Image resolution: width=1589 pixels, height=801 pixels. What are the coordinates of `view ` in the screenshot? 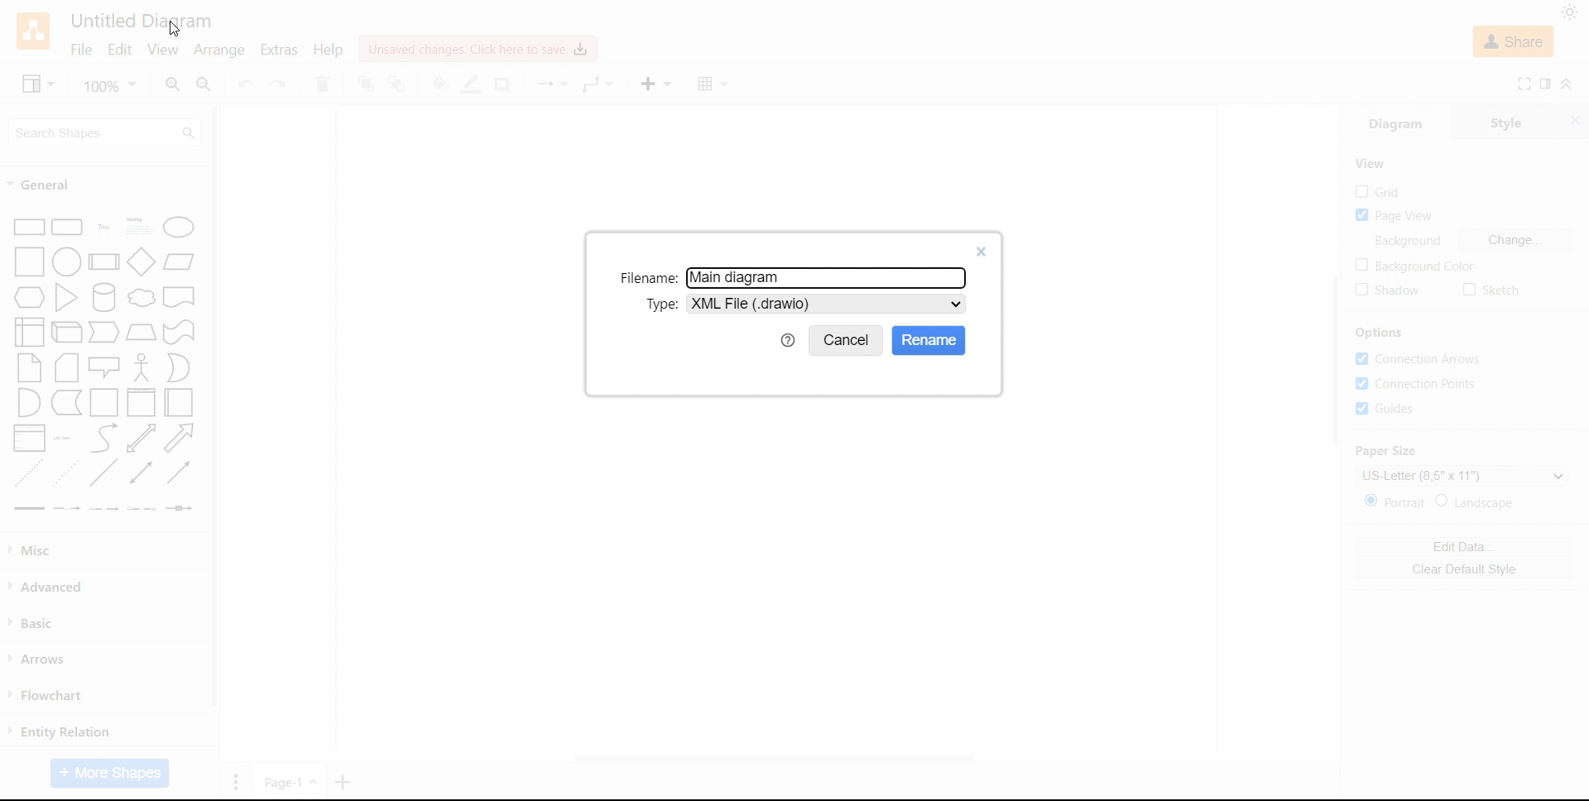 It's located at (161, 50).